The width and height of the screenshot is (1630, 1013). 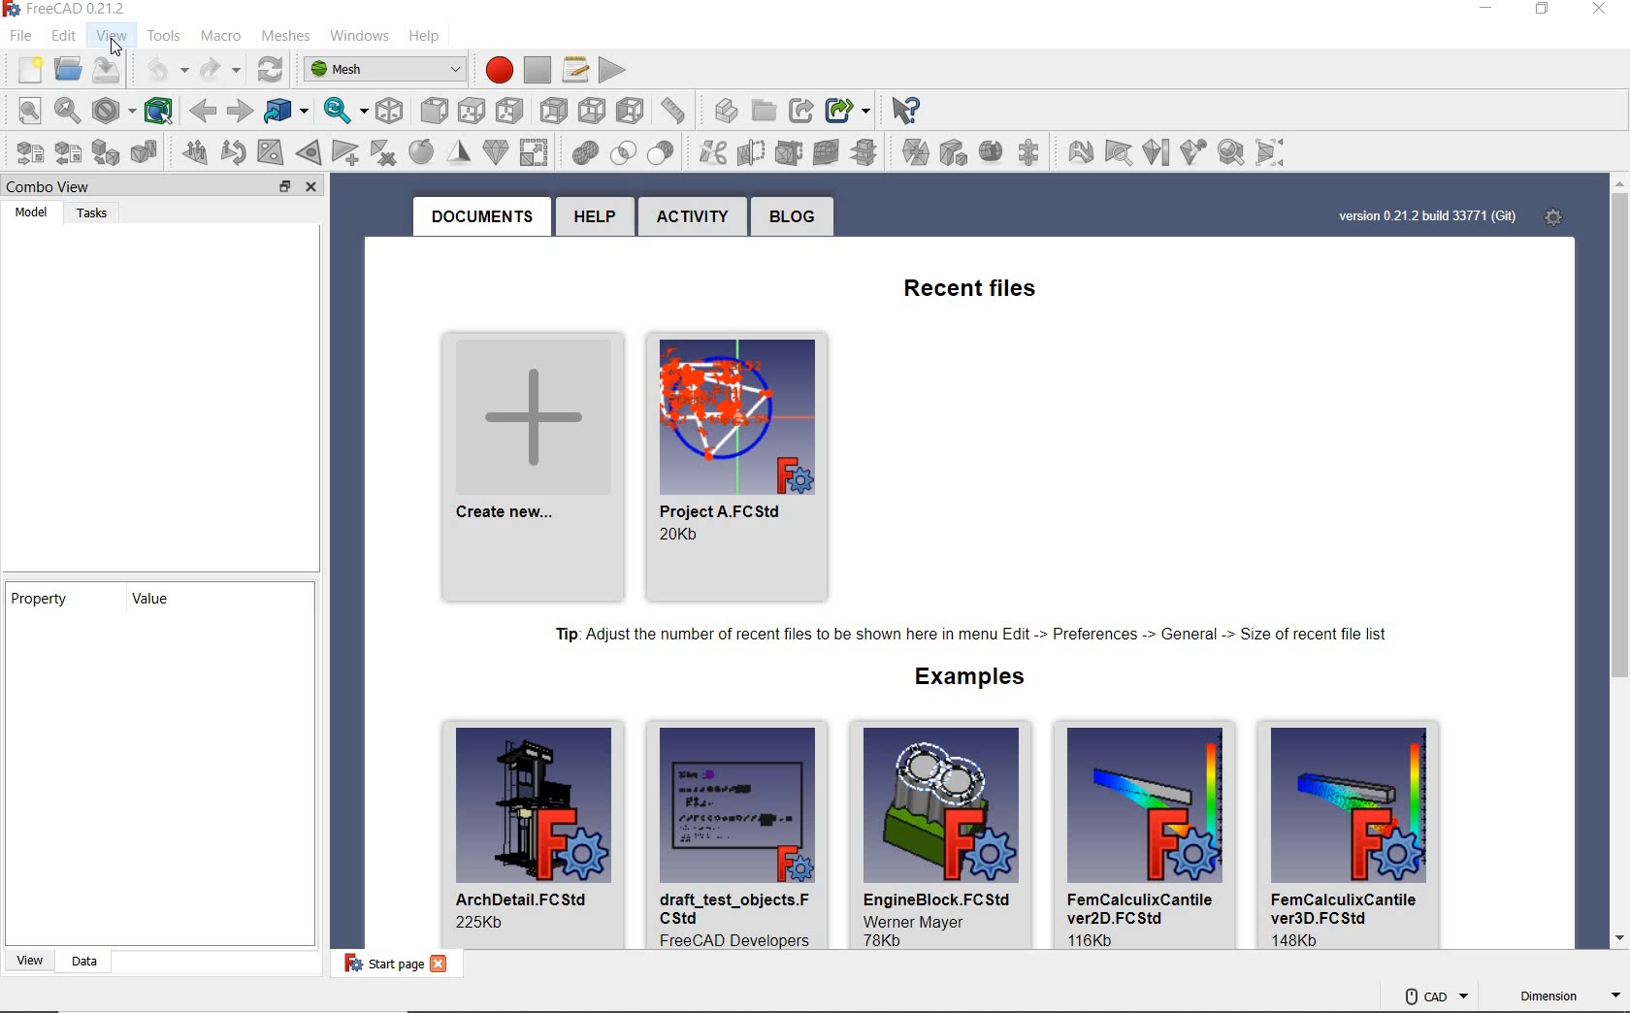 I want to click on forward, so click(x=240, y=110).